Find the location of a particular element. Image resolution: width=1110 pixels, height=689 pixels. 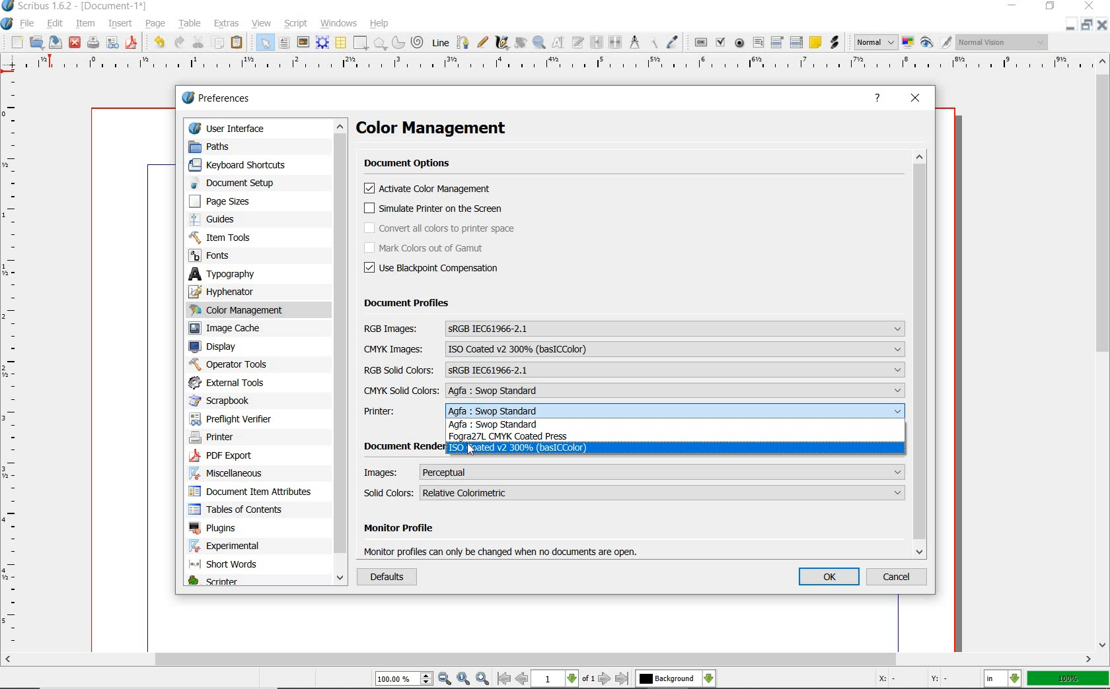

user interface is located at coordinates (237, 127).